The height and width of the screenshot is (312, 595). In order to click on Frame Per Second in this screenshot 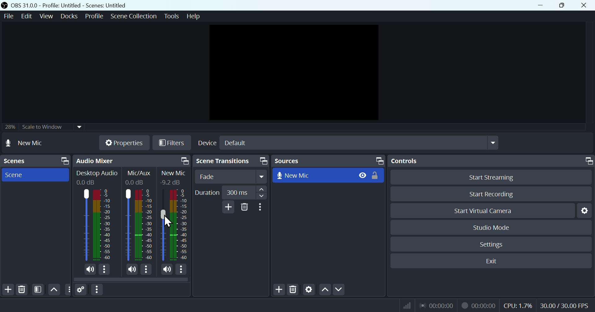, I will do `click(564, 306)`.